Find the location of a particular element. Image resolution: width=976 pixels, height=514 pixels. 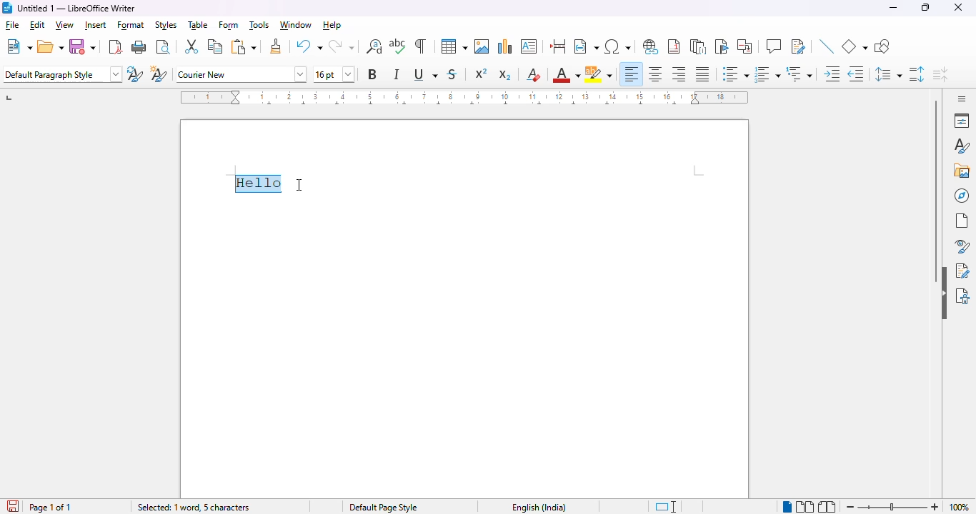

insert endnote is located at coordinates (699, 46).